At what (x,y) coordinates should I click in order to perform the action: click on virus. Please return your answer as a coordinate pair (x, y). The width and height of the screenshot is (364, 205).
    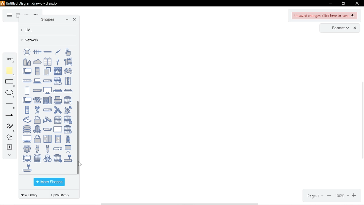
    Looking at the image, I should click on (47, 158).